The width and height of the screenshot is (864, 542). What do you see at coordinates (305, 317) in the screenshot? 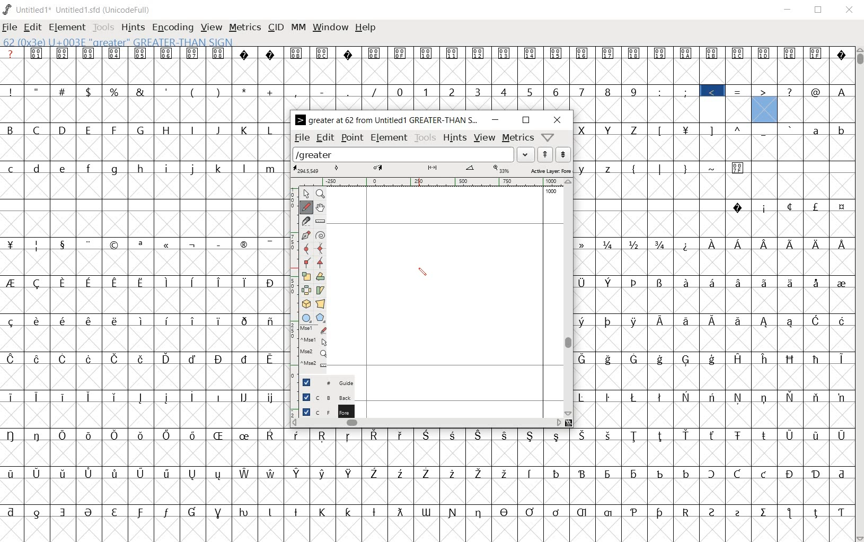
I see `rectangle or ellipse` at bounding box center [305, 317].